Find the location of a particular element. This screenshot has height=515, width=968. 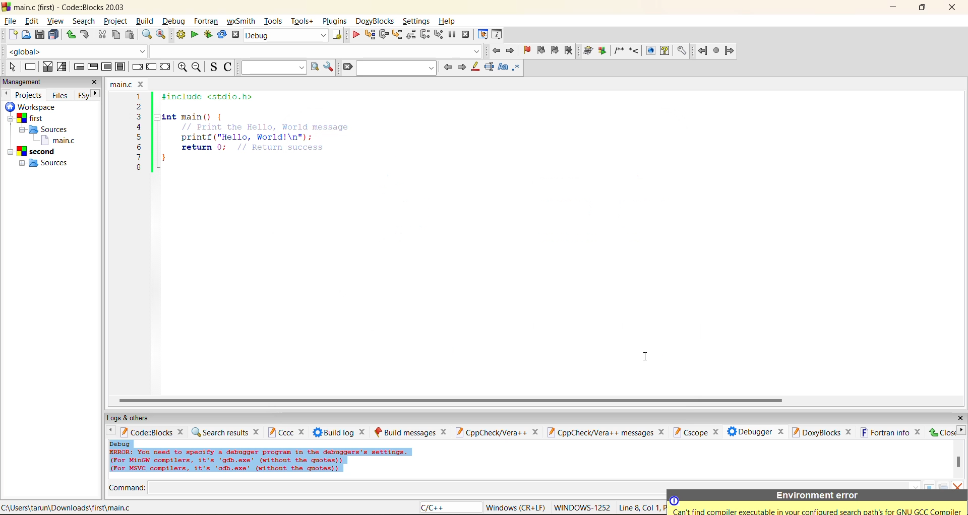

build log is located at coordinates (334, 432).